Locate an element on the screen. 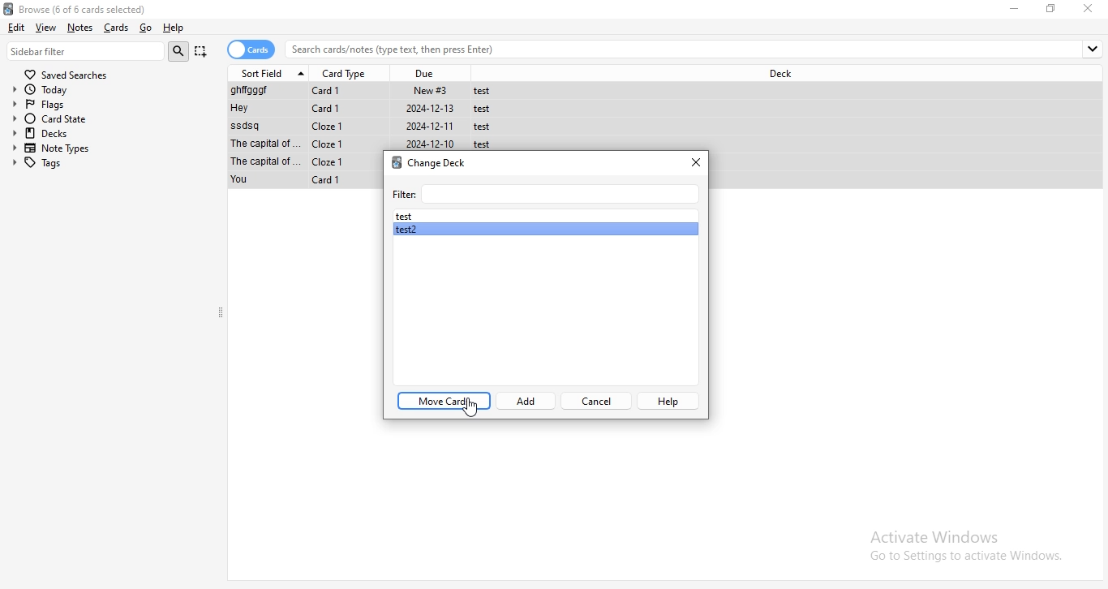 Image resolution: width=1108 pixels, height=589 pixels. Cursor is located at coordinates (470, 408).